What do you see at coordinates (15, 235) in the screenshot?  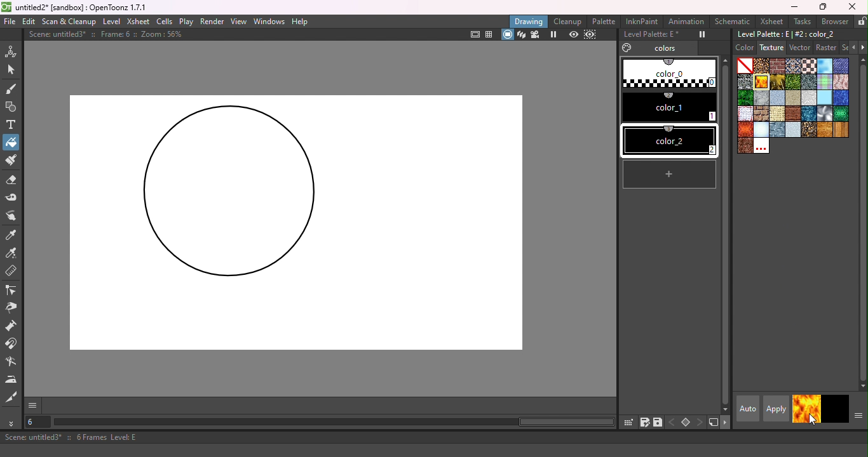 I see `Style picker tool` at bounding box center [15, 235].